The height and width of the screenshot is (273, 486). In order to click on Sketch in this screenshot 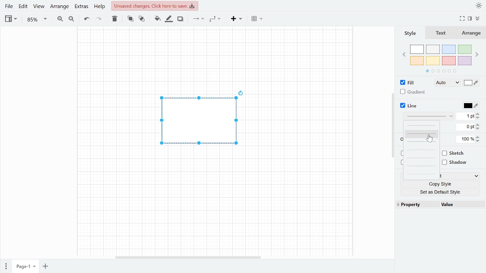, I will do `click(456, 154)`.